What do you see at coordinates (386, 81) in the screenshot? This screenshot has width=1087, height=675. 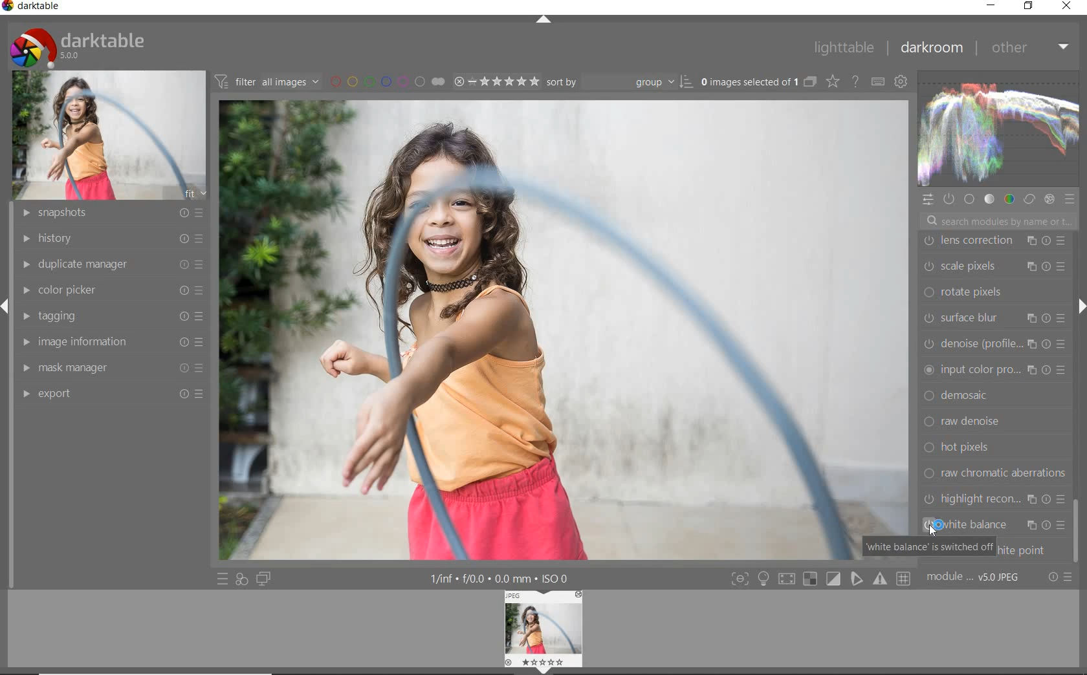 I see `filter by image color label` at bounding box center [386, 81].